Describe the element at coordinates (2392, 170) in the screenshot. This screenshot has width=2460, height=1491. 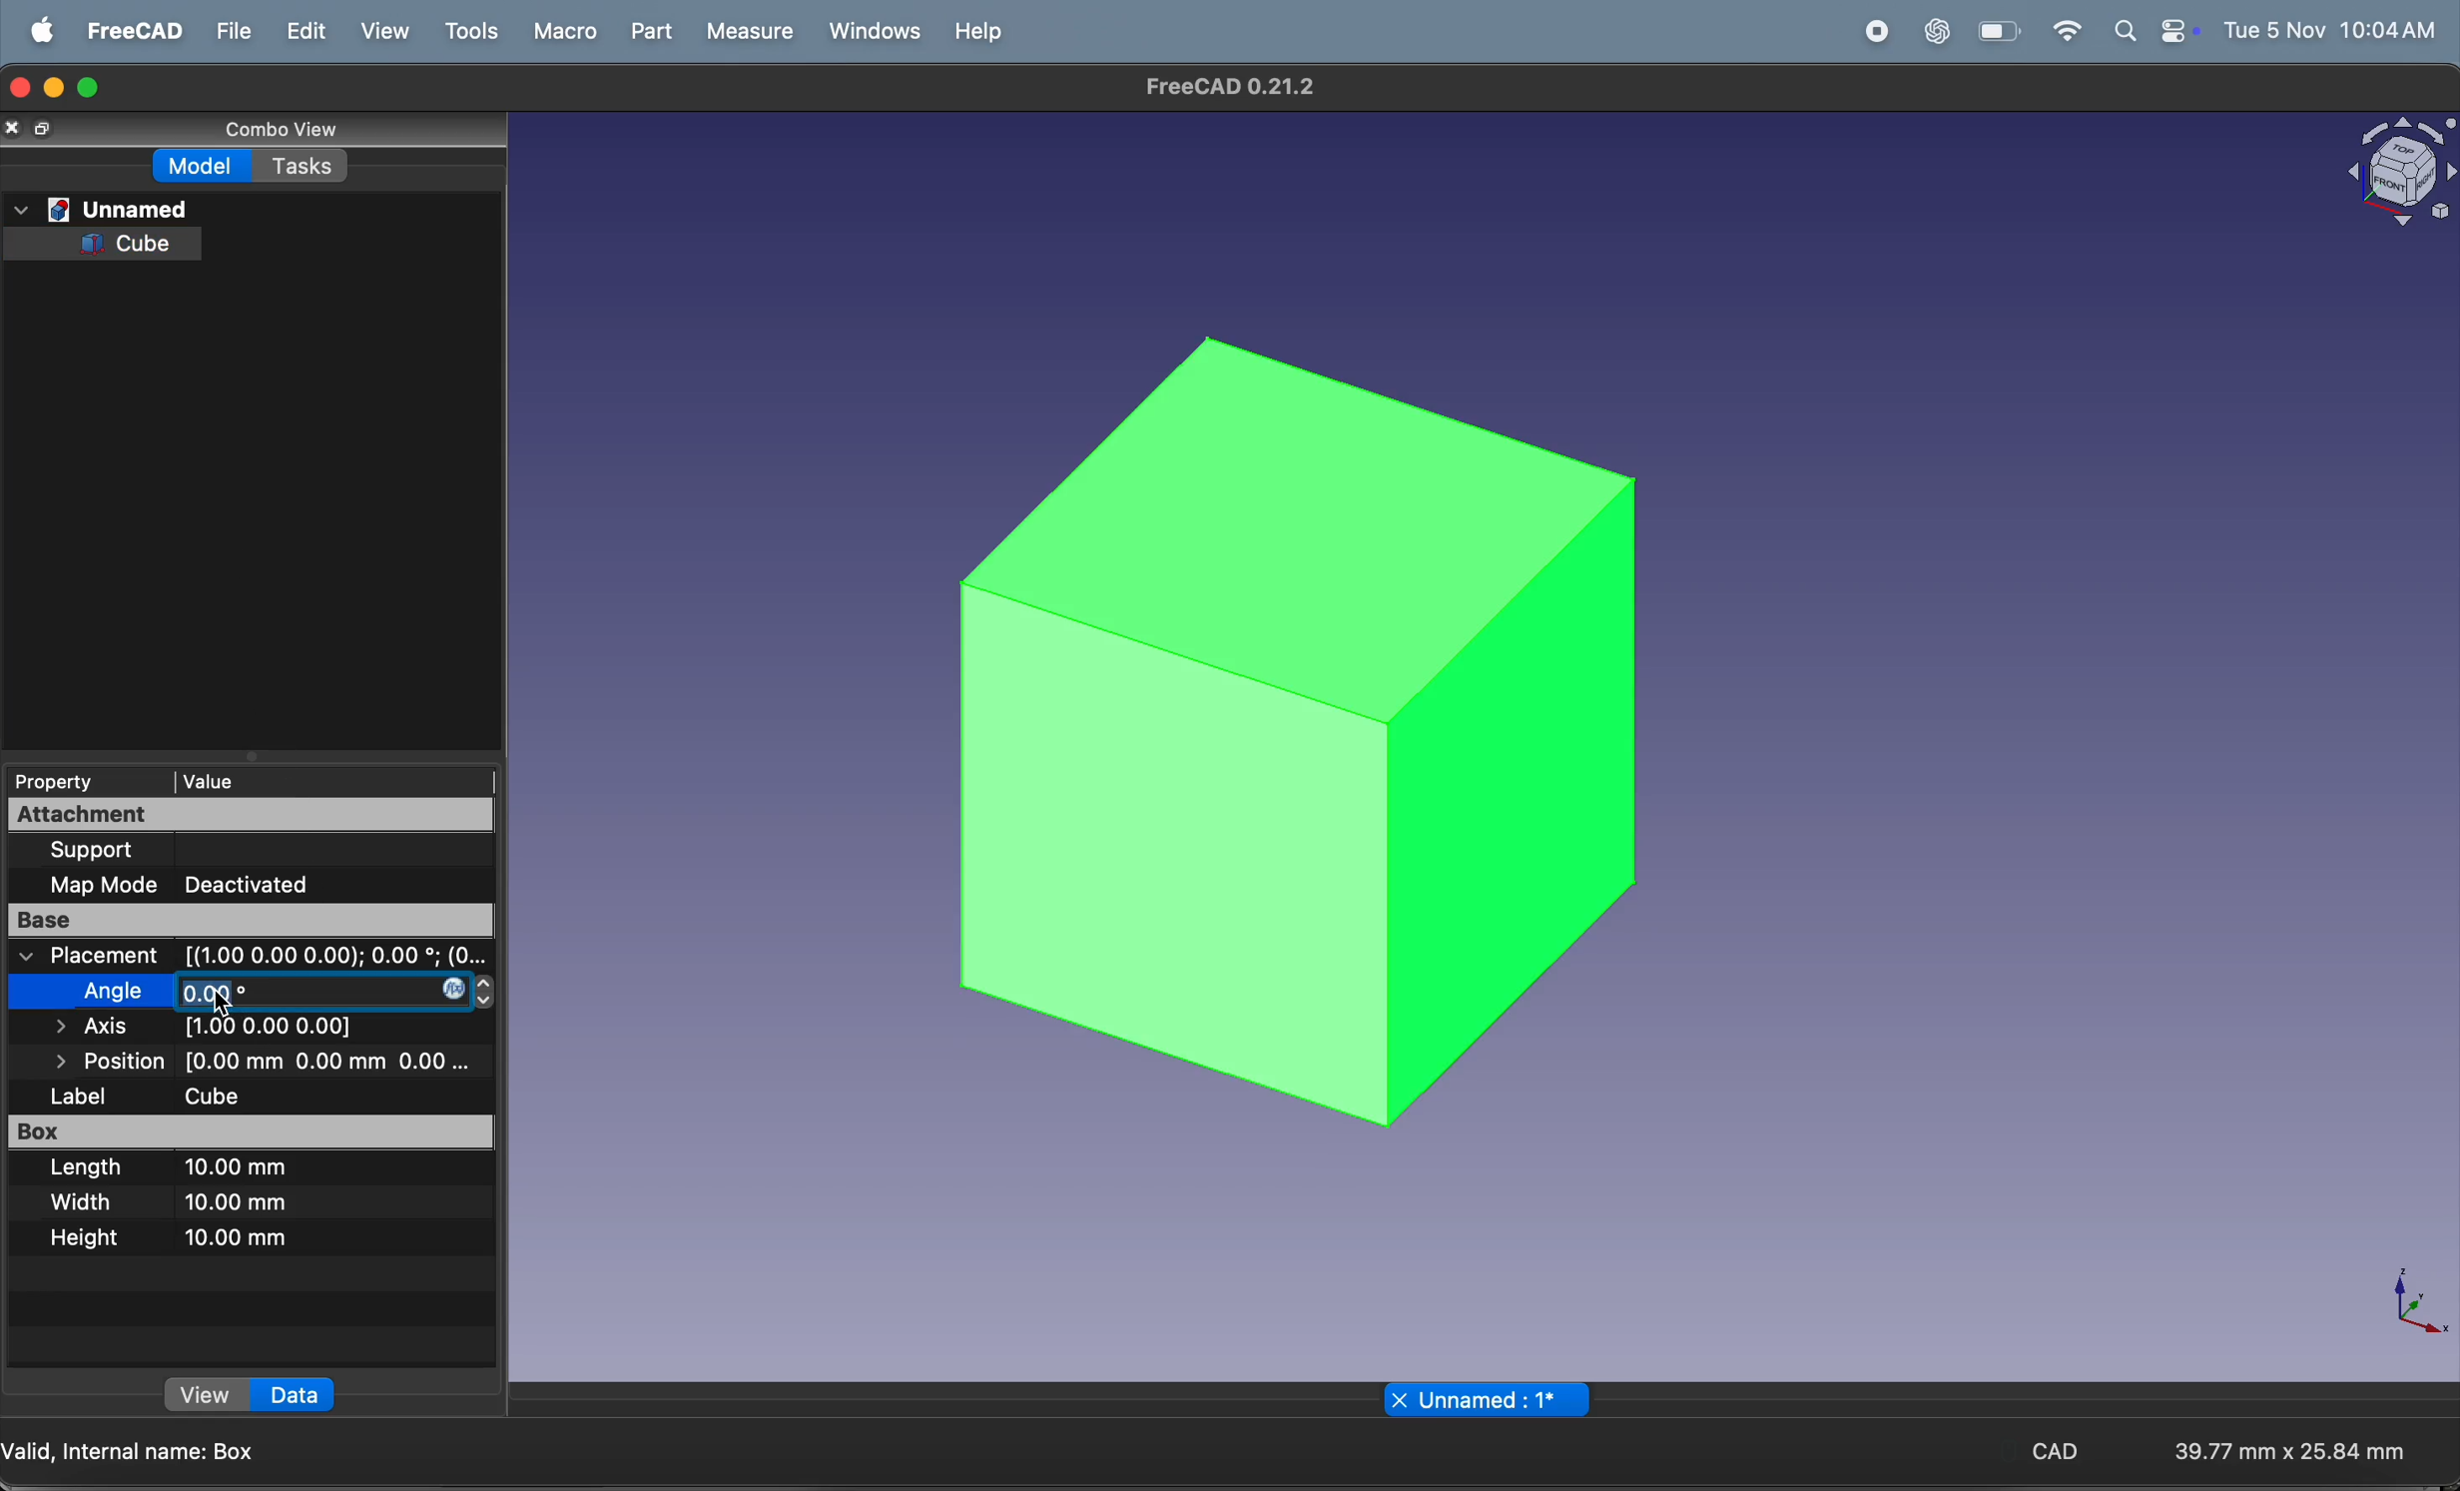
I see `` at that location.